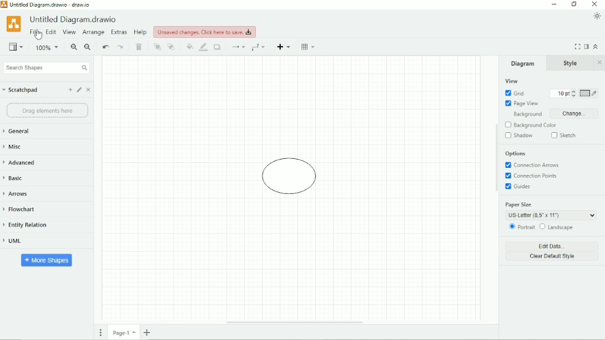 The image size is (605, 340). What do you see at coordinates (219, 47) in the screenshot?
I see `Shadow` at bounding box center [219, 47].